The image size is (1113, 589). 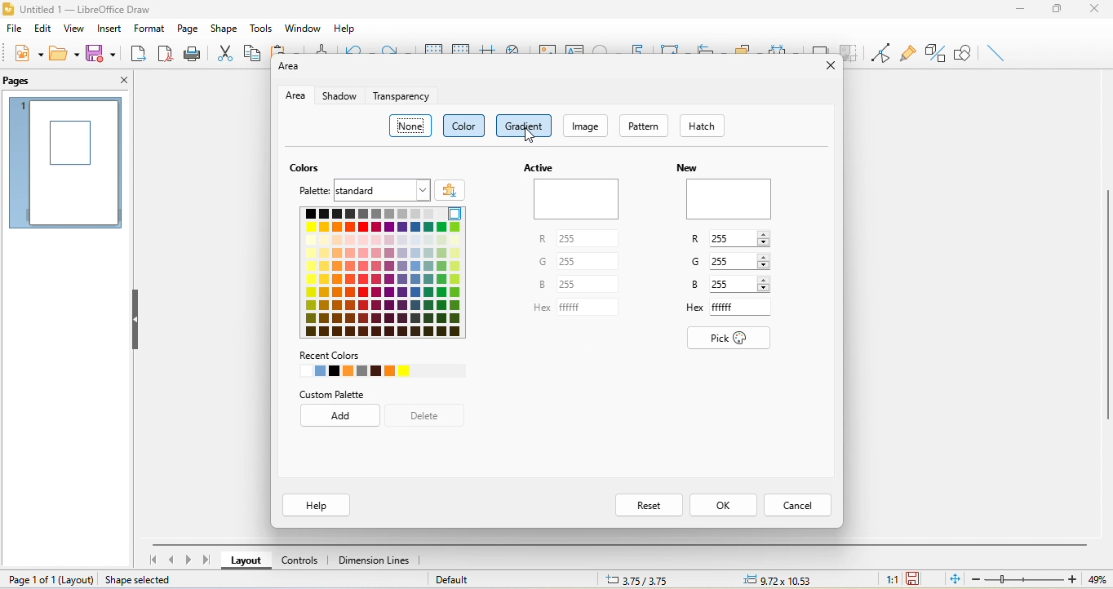 What do you see at coordinates (76, 31) in the screenshot?
I see `view` at bounding box center [76, 31].